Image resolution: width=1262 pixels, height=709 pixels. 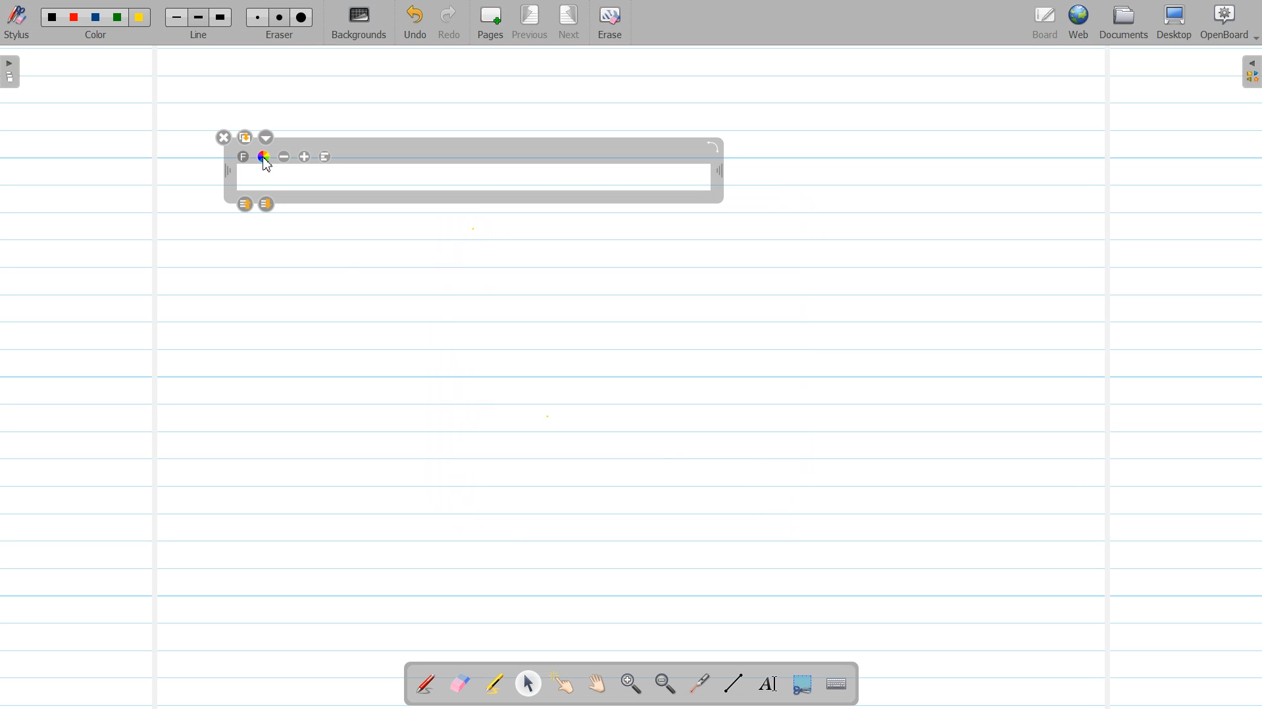 I want to click on Drop down box, so click(x=268, y=137).